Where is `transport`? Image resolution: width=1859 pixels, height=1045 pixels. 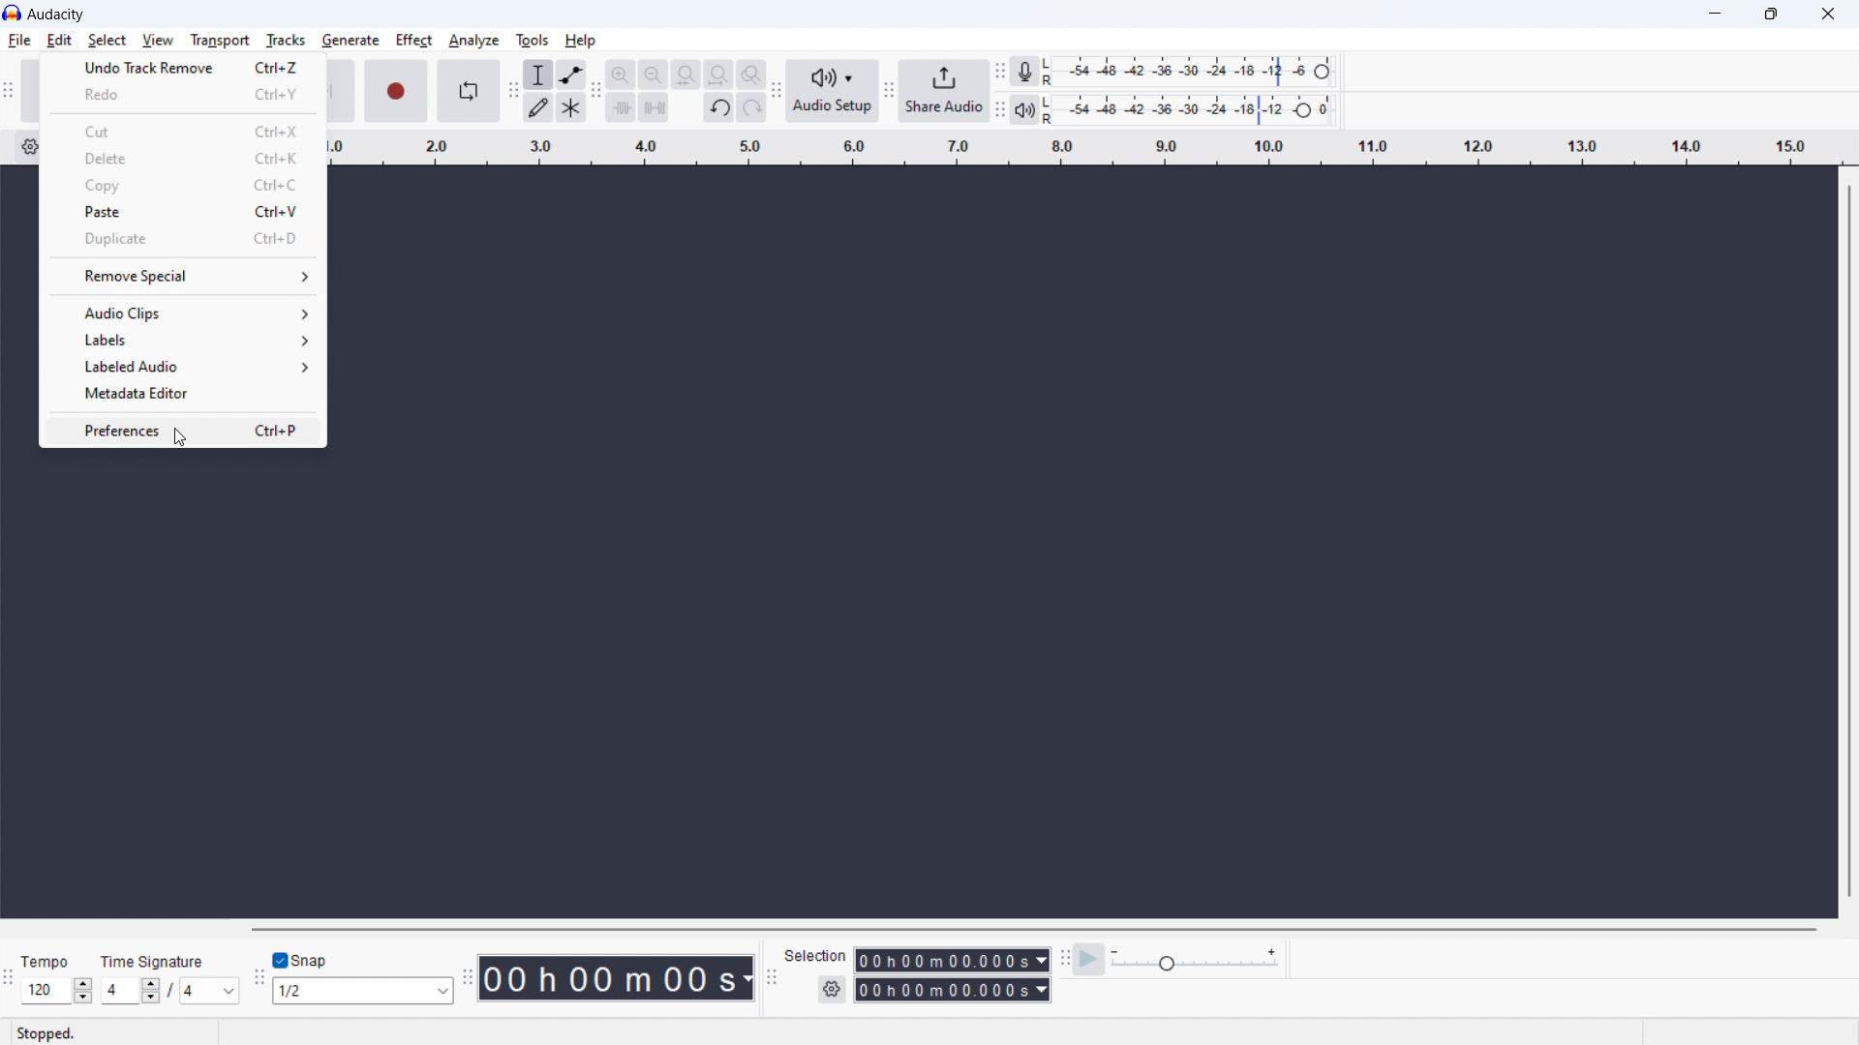
transport is located at coordinates (220, 39).